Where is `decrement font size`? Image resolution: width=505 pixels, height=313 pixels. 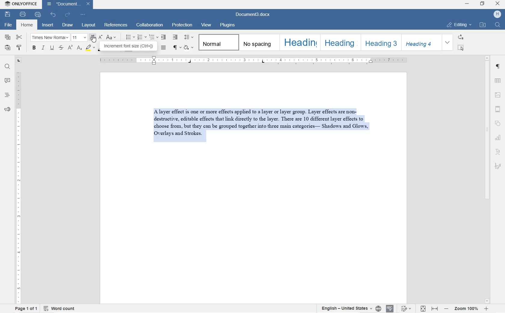 decrement font size is located at coordinates (101, 37).